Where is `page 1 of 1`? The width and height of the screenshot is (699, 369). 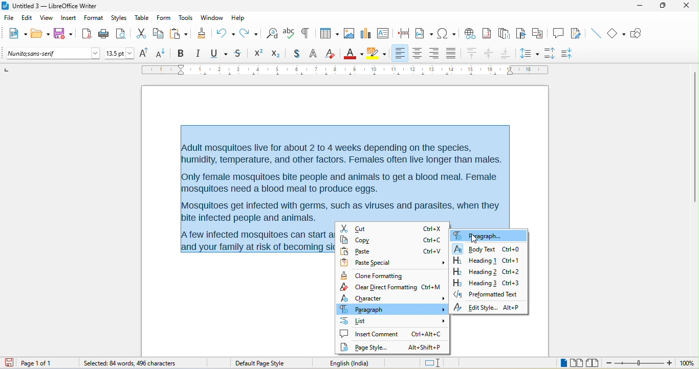
page 1 of 1 is located at coordinates (45, 363).